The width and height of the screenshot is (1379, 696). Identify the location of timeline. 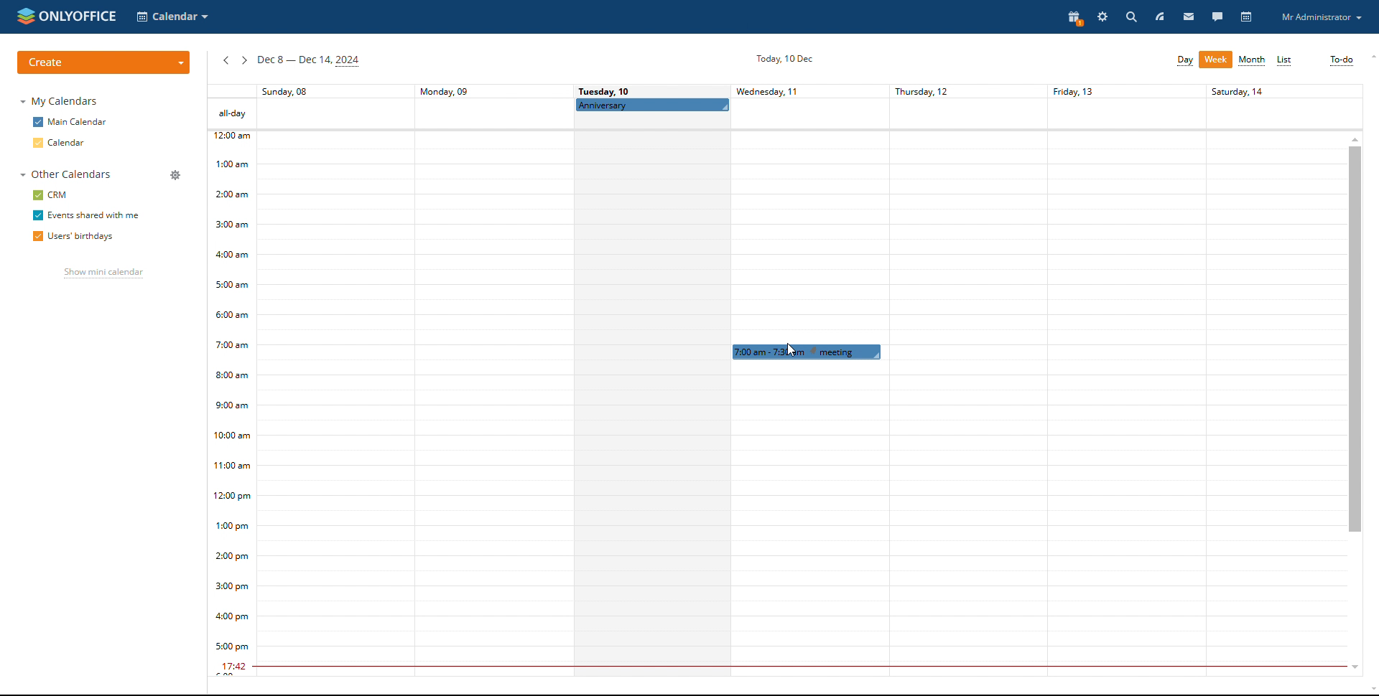
(231, 404).